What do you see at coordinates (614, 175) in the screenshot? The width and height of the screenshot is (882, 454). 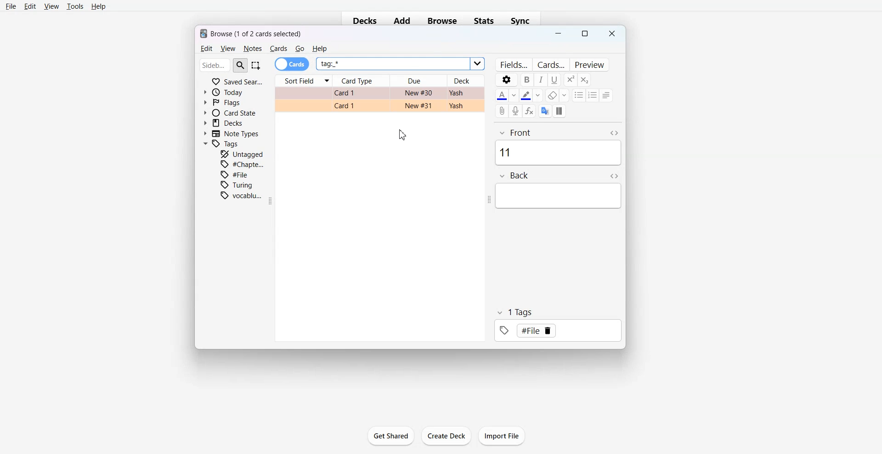 I see `Toggle HTML Editor` at bounding box center [614, 175].